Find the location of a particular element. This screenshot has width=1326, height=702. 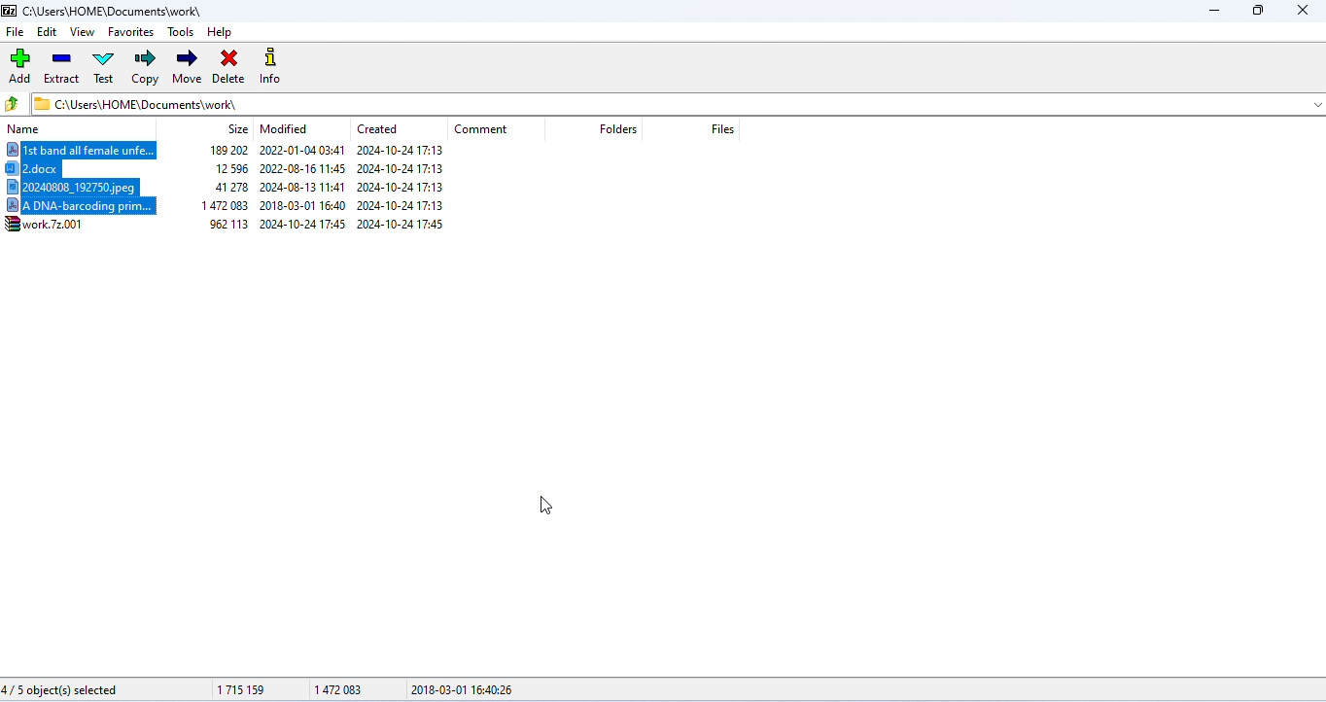

files is located at coordinates (723, 129).